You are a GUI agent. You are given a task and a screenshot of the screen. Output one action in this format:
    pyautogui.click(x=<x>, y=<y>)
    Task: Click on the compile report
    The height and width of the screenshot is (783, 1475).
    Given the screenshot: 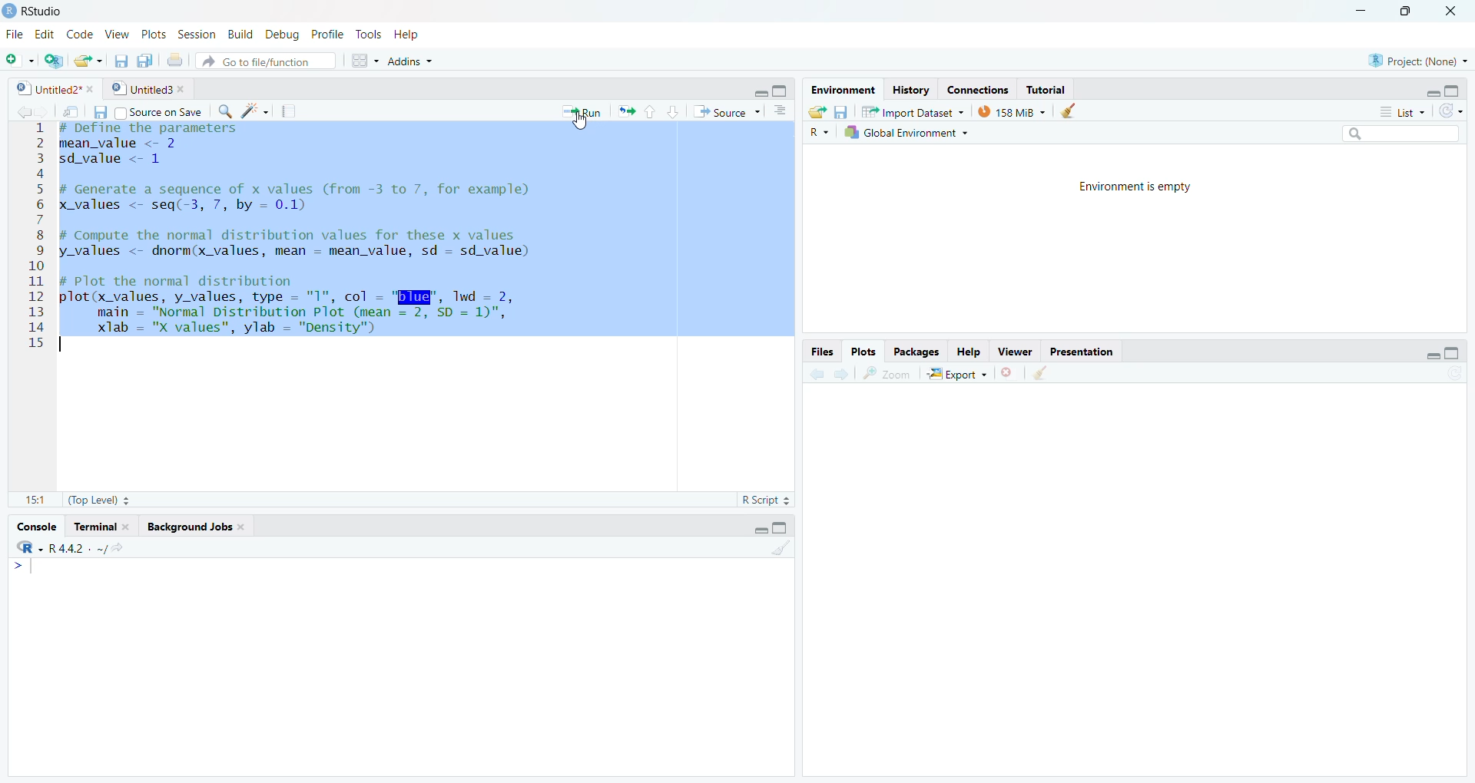 What is the action you would take?
    pyautogui.click(x=282, y=109)
    